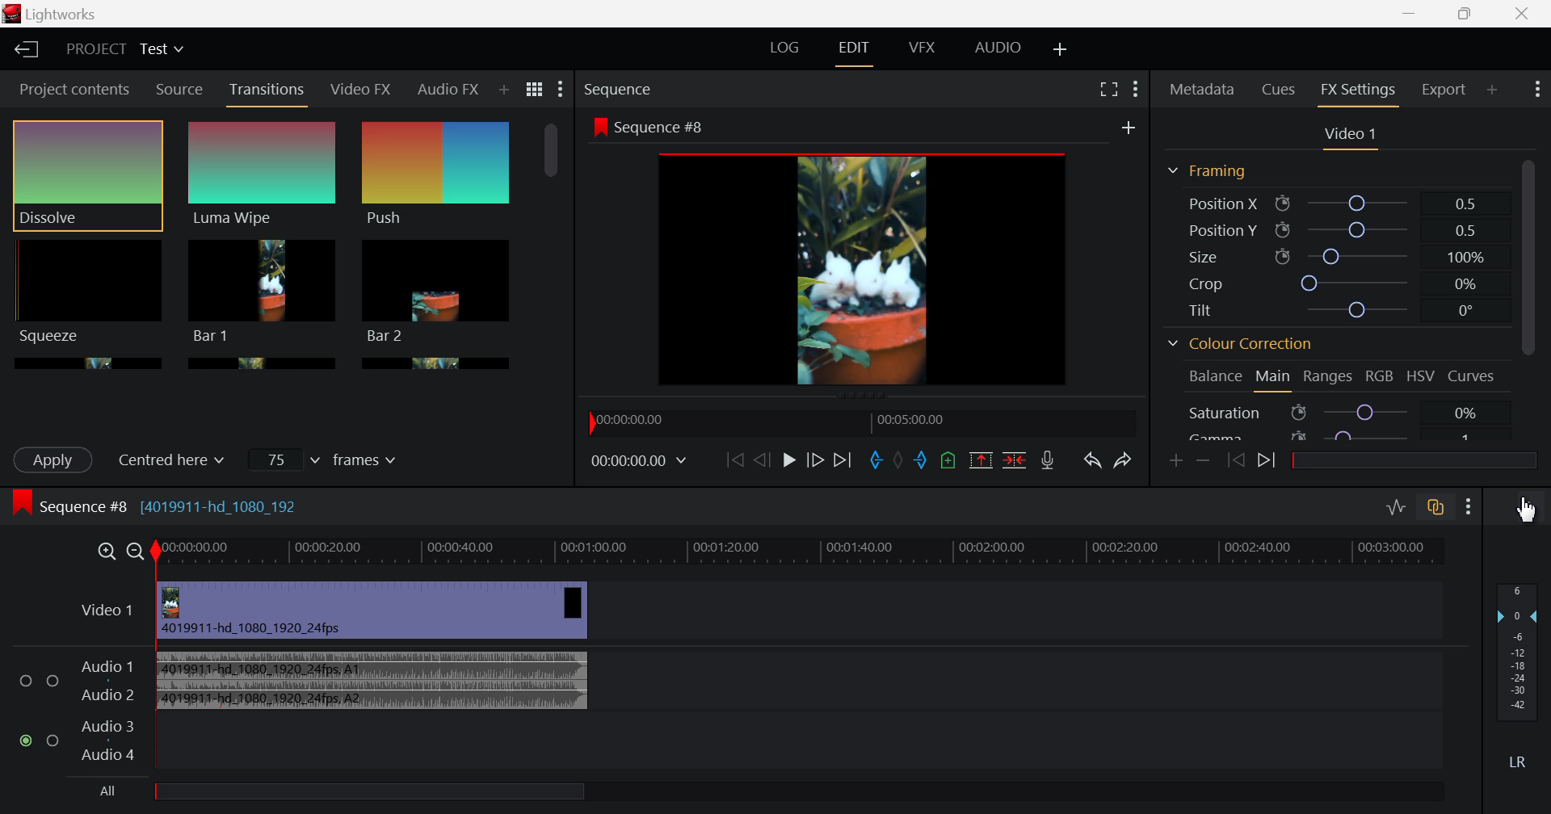 The width and height of the screenshot is (1551, 814). What do you see at coordinates (1334, 253) in the screenshot?
I see `Size` at bounding box center [1334, 253].